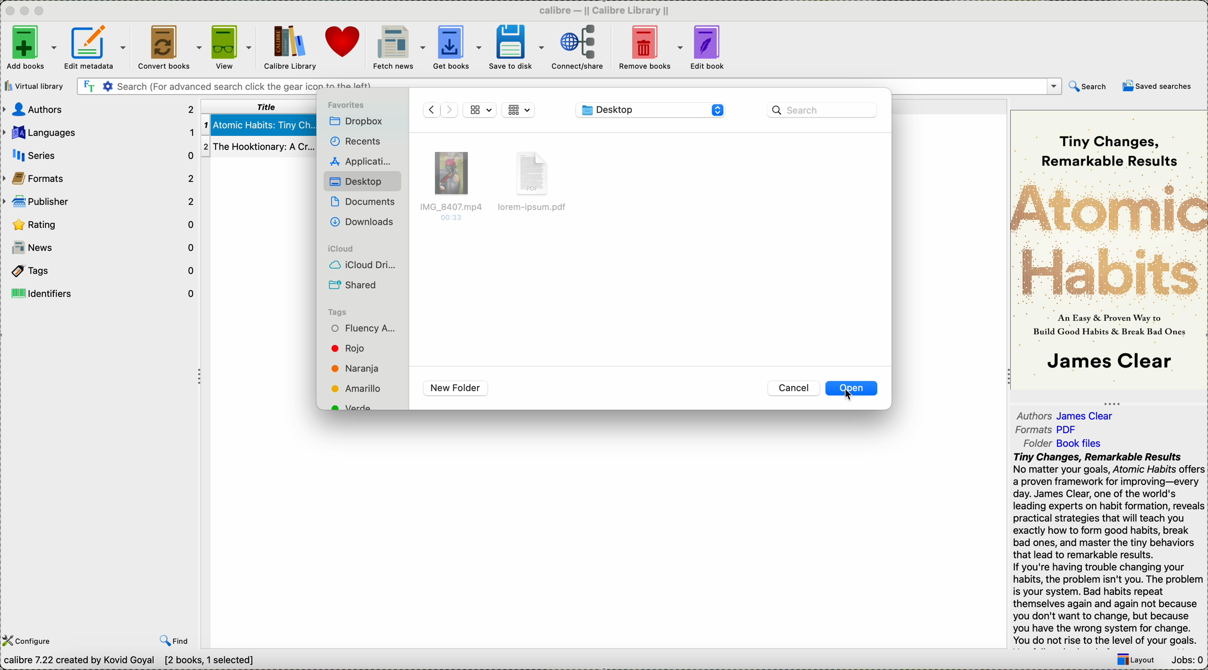 The height and width of the screenshot is (670, 1208). Describe the element at coordinates (568, 87) in the screenshot. I see `search bar` at that location.